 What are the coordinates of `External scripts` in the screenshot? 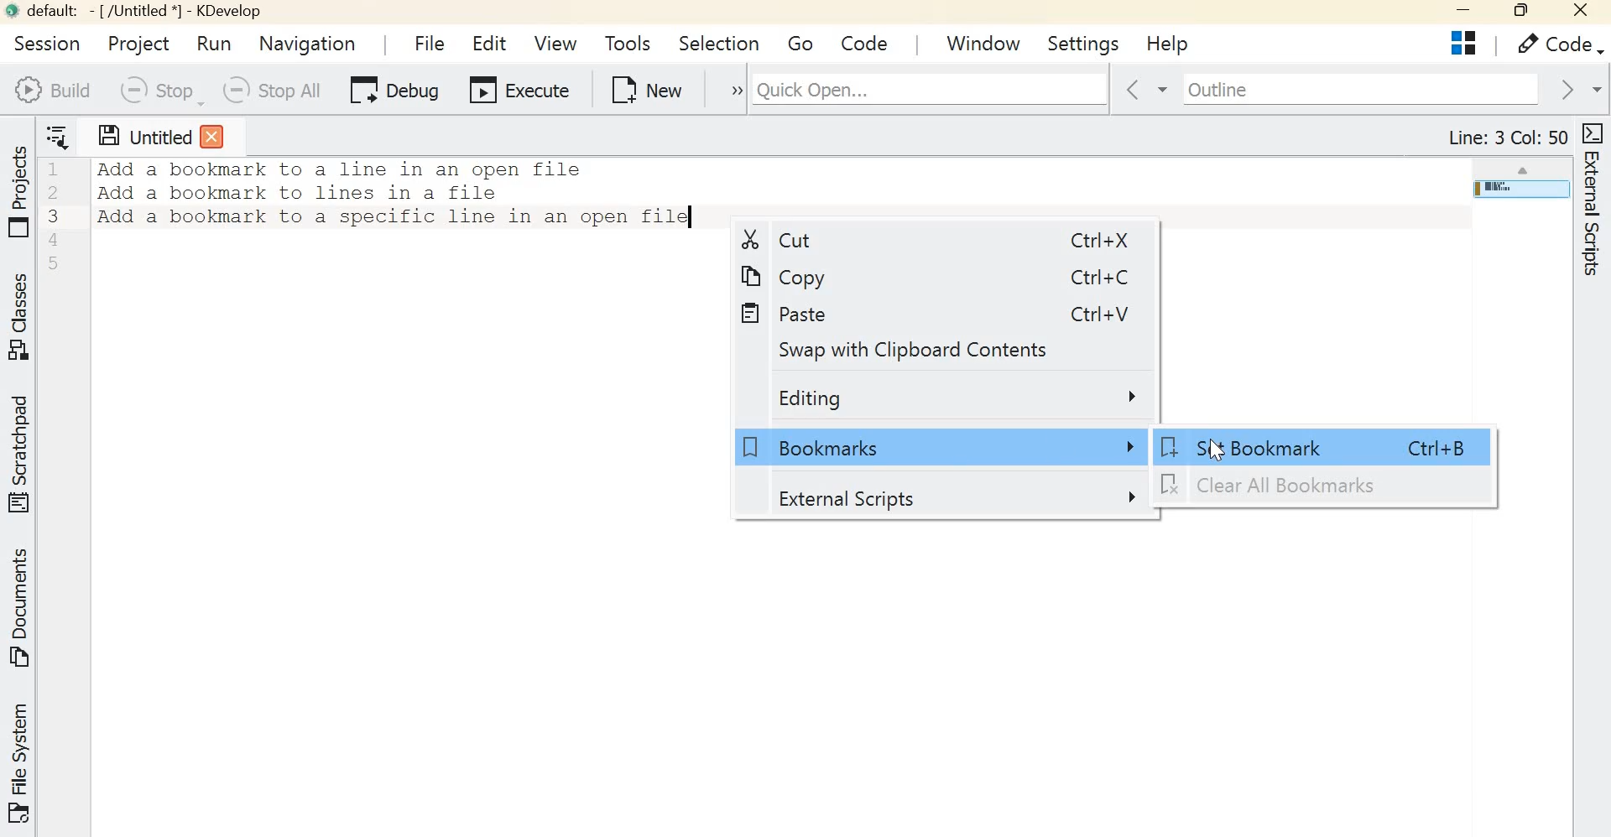 It's located at (955, 500).